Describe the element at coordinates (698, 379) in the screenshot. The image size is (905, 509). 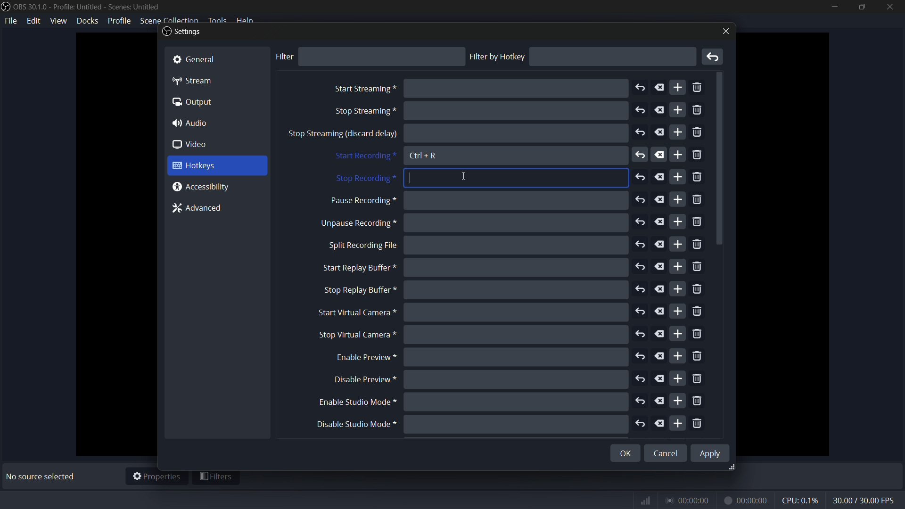
I see `remove` at that location.